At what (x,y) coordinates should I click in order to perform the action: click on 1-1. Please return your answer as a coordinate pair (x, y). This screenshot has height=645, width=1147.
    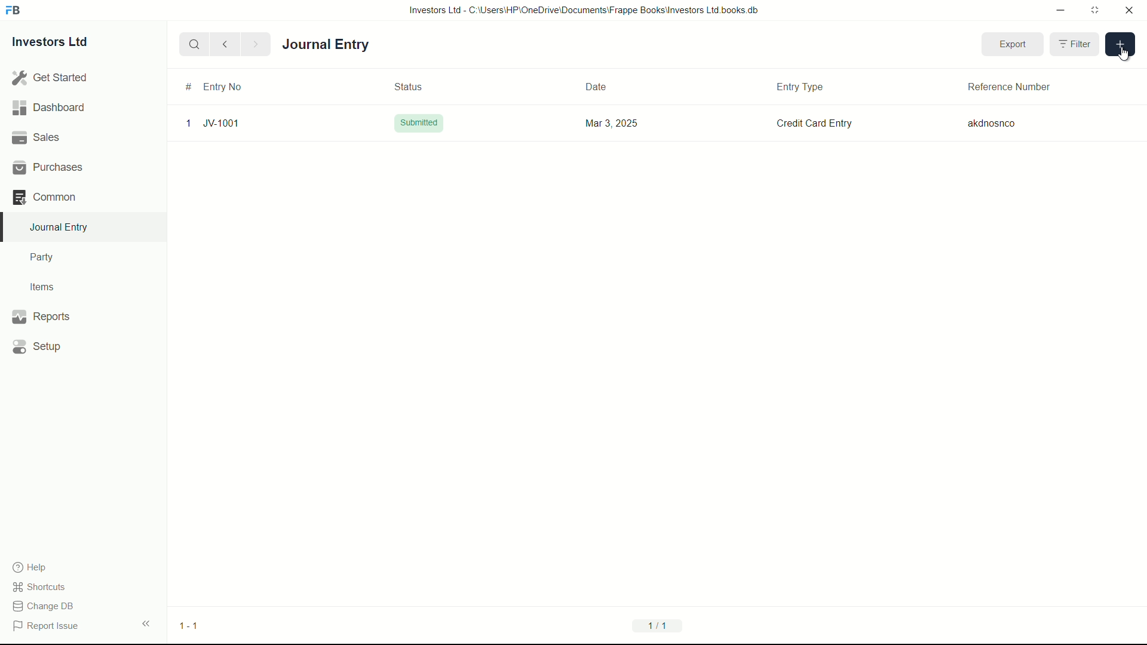
    Looking at the image, I should click on (191, 627).